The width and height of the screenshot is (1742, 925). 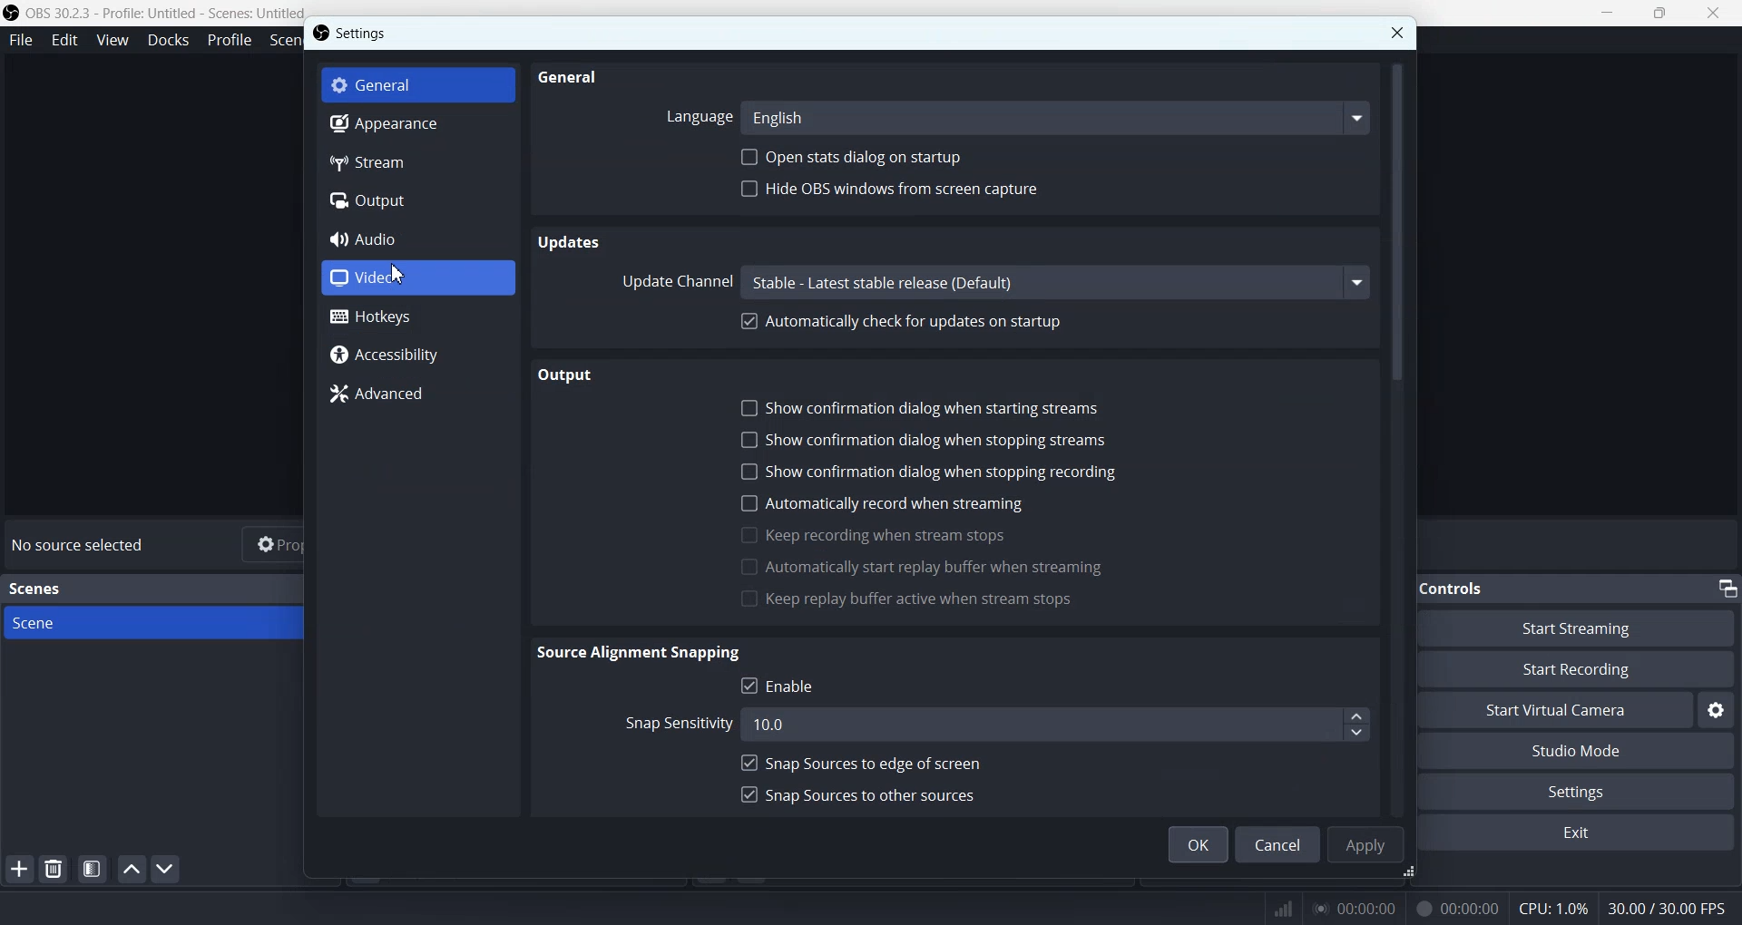 What do you see at coordinates (1453, 908) in the screenshot?
I see `recording time` at bounding box center [1453, 908].